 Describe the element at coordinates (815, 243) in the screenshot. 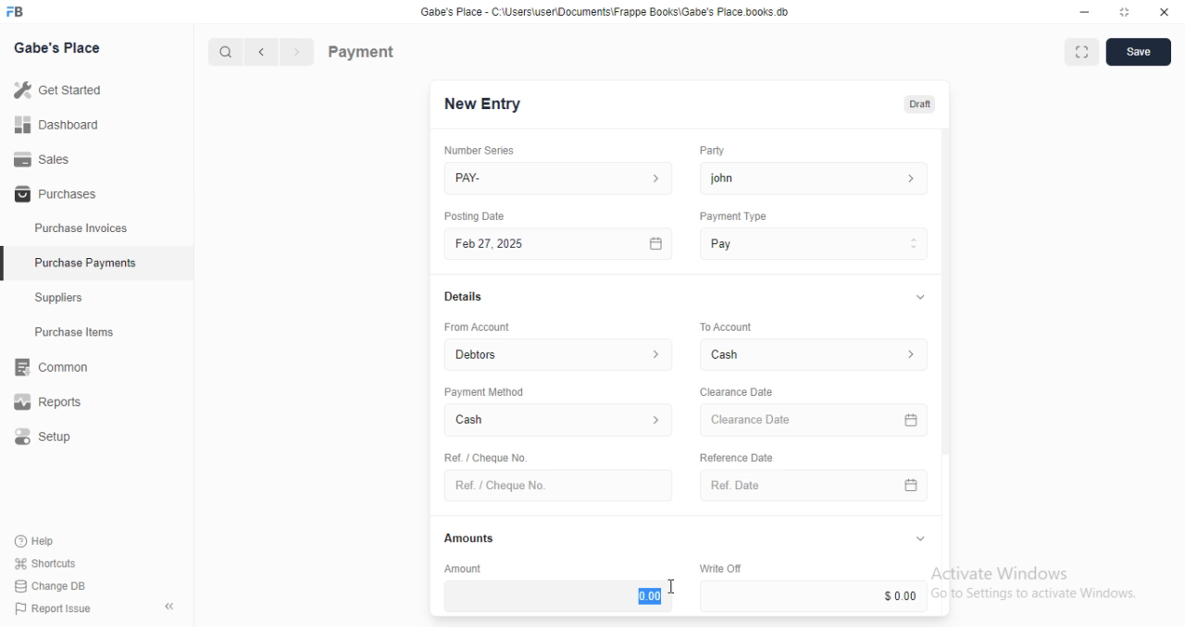

I see `Pay` at that location.